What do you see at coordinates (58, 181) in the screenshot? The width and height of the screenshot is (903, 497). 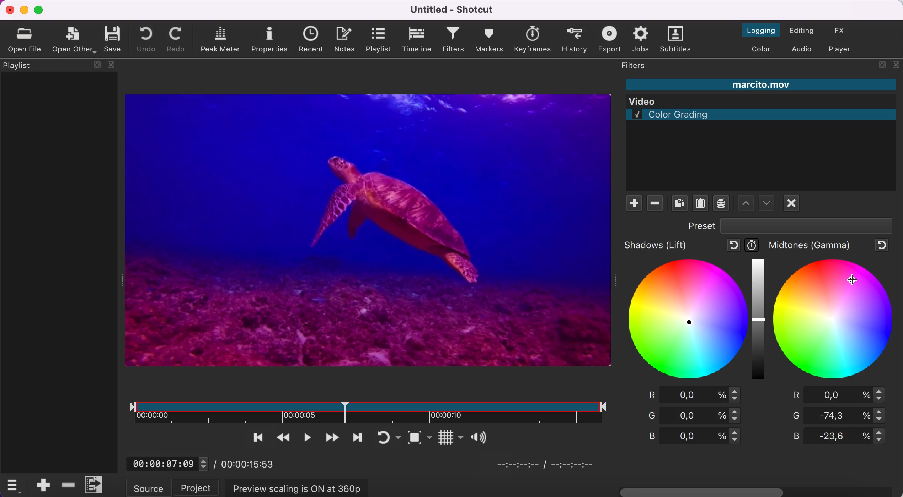 I see `playlist panel` at bounding box center [58, 181].